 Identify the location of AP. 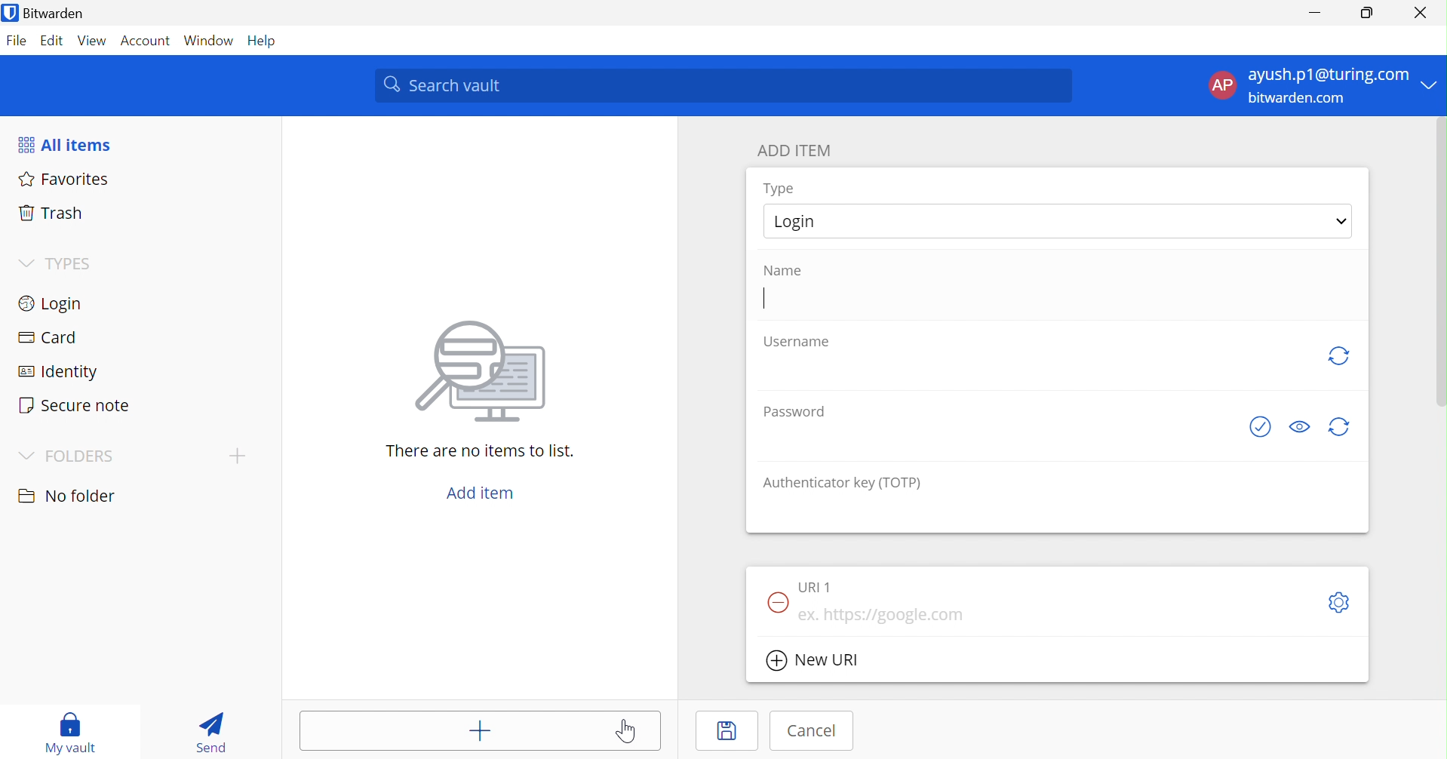
(1222, 85).